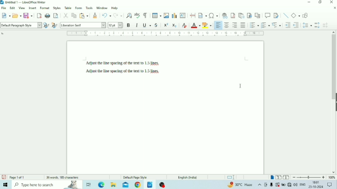 The height and width of the screenshot is (189, 337). I want to click on Insert Comment, so click(268, 15).